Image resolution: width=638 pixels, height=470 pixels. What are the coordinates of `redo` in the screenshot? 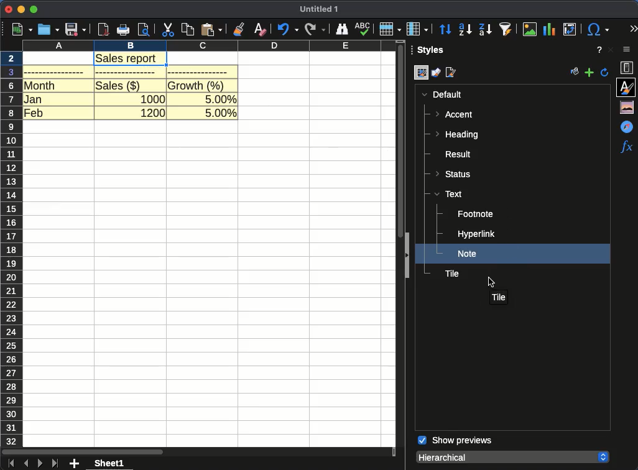 It's located at (315, 30).